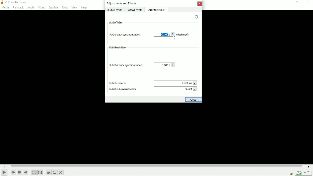  What do you see at coordinates (199, 4) in the screenshot?
I see `Close` at bounding box center [199, 4].